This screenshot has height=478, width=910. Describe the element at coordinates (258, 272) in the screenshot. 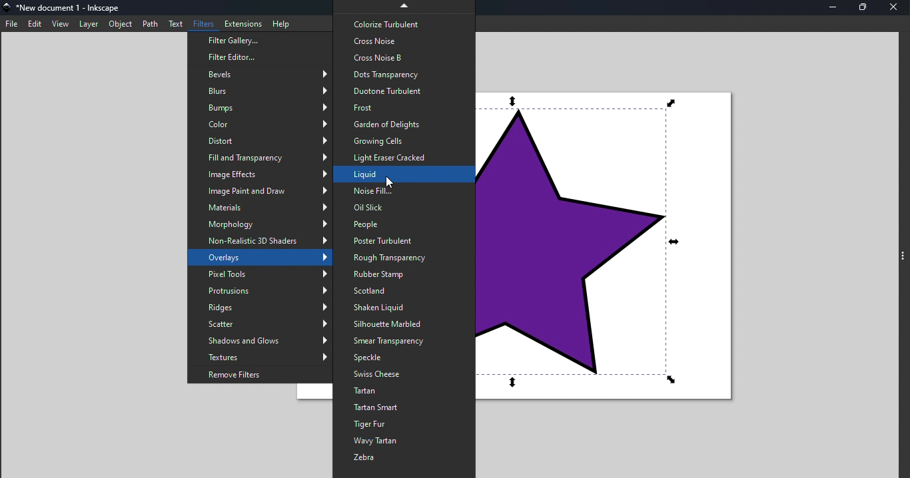

I see `Pixel tools` at that location.